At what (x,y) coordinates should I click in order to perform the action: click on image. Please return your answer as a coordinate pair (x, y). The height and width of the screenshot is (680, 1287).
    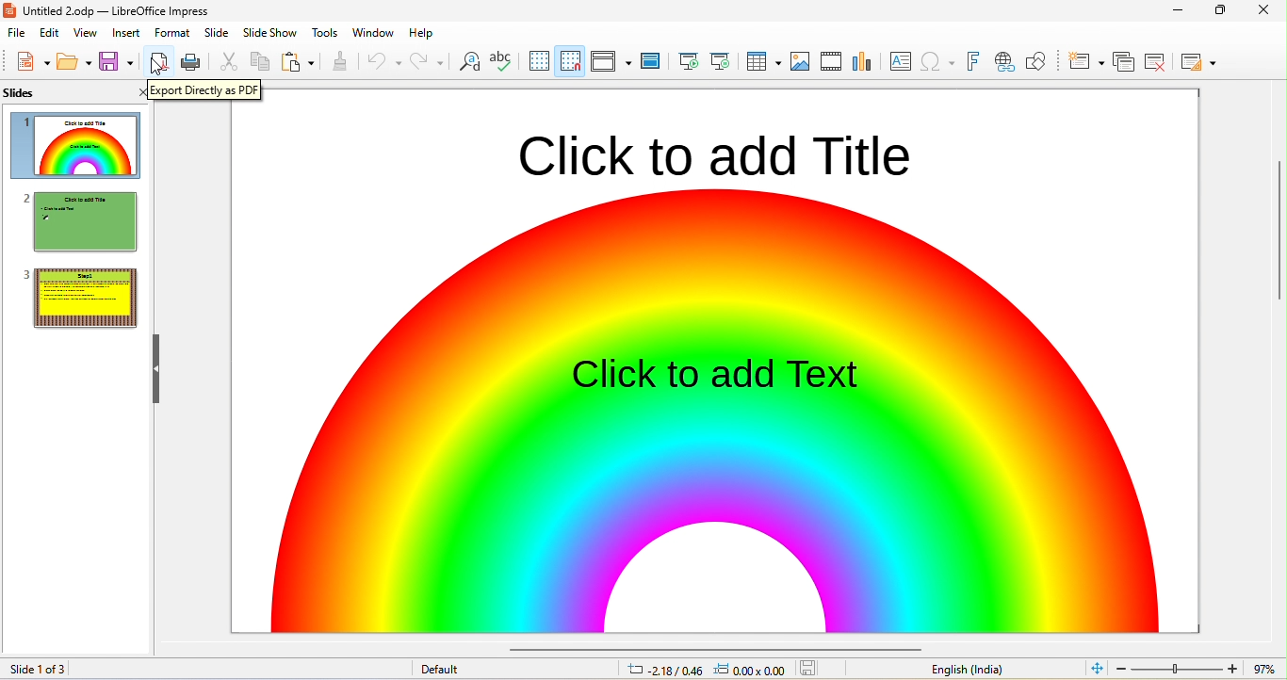
    Looking at the image, I should click on (801, 61).